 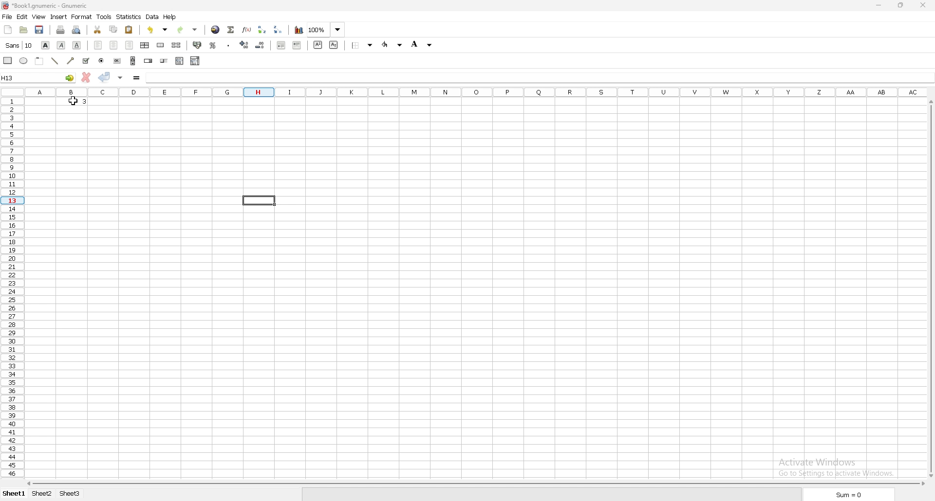 What do you see at coordinates (70, 493) in the screenshot?
I see `sheet 3` at bounding box center [70, 493].